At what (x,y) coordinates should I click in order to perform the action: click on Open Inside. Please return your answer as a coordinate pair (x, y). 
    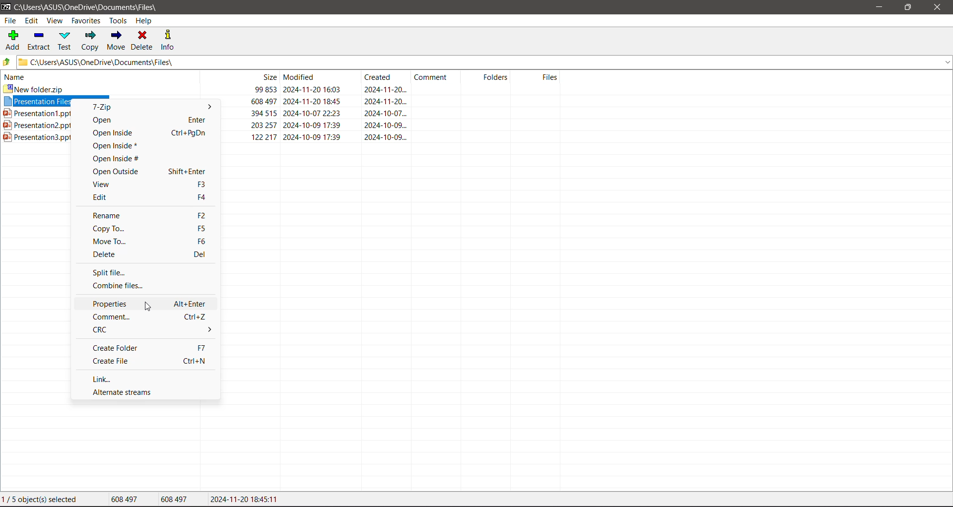
    Looking at the image, I should click on (149, 133).